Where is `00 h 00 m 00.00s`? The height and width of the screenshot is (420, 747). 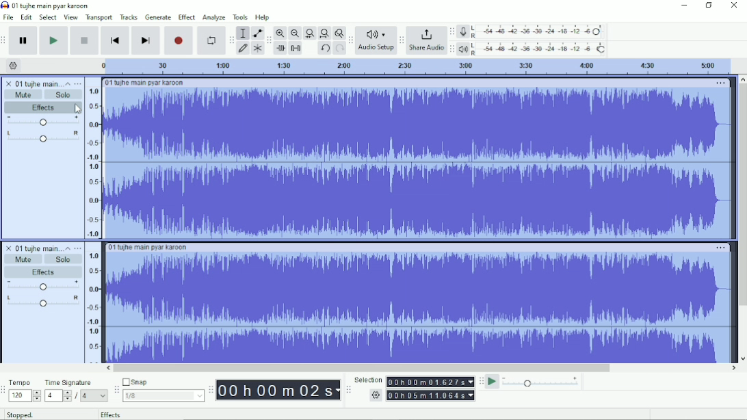 00 h 00 m 00.00s is located at coordinates (278, 391).